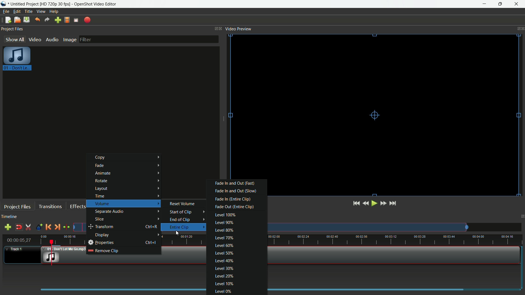  I want to click on keyboard shortcut, so click(153, 242).